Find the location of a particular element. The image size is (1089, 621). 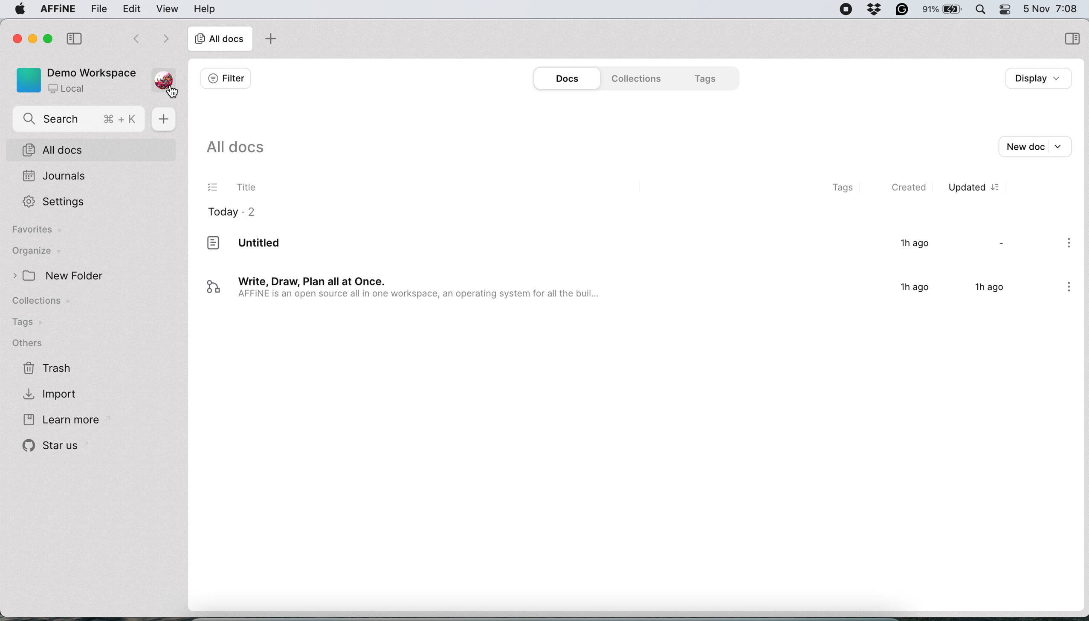

help is located at coordinates (204, 9).